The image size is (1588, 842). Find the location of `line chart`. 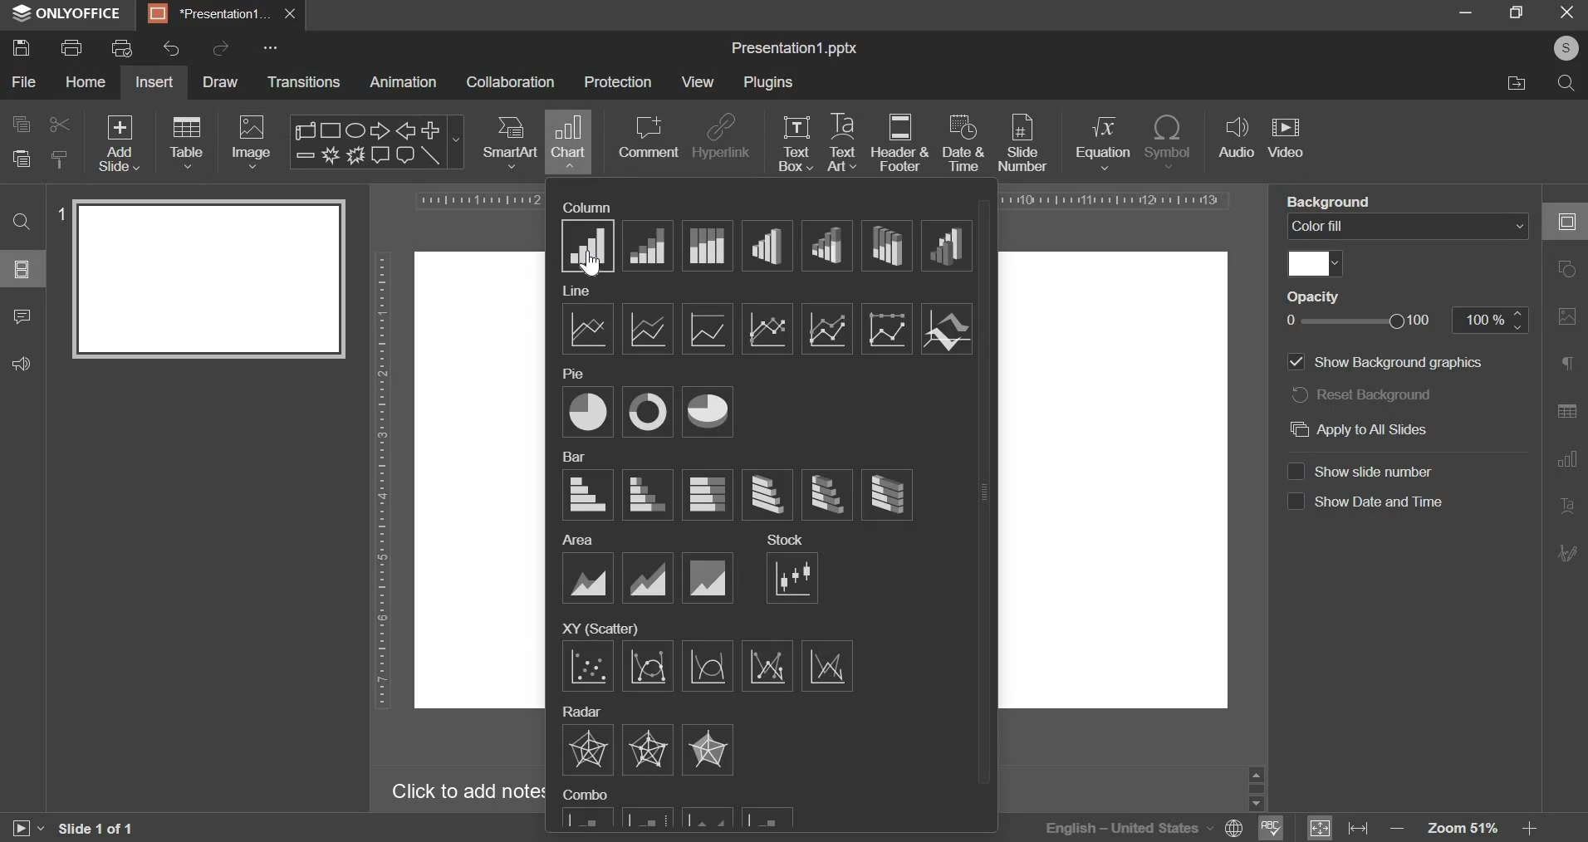

line chart is located at coordinates (768, 328).